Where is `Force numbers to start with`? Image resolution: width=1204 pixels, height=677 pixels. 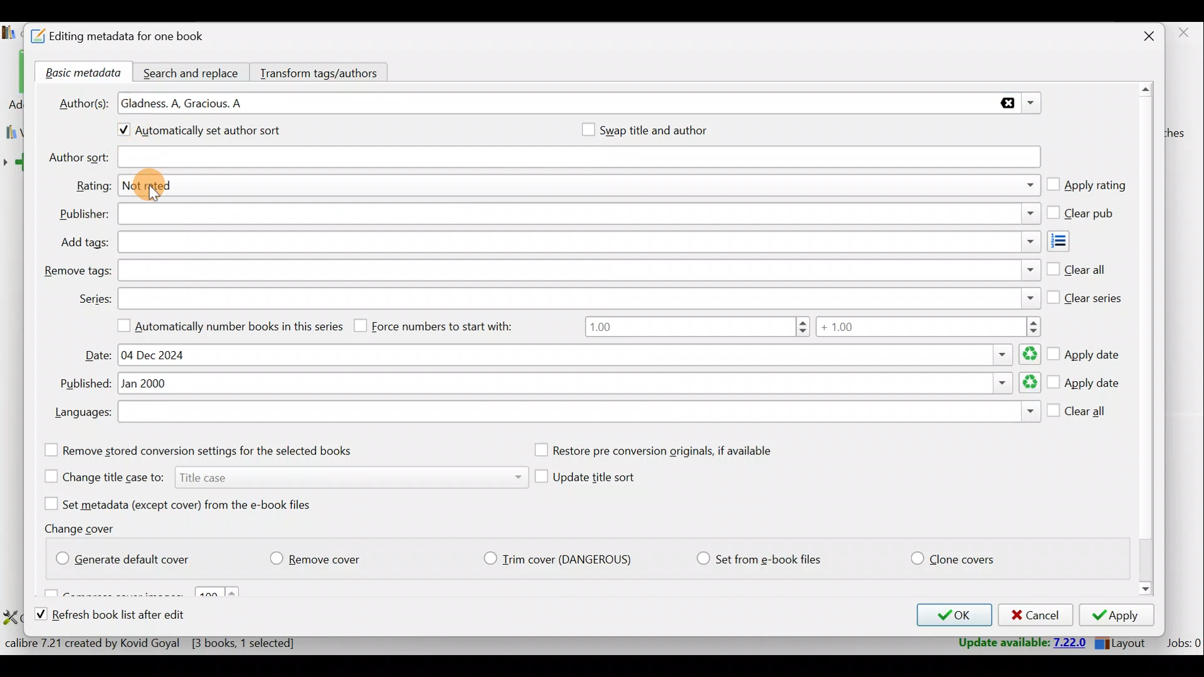
Force numbers to start with is located at coordinates (443, 325).